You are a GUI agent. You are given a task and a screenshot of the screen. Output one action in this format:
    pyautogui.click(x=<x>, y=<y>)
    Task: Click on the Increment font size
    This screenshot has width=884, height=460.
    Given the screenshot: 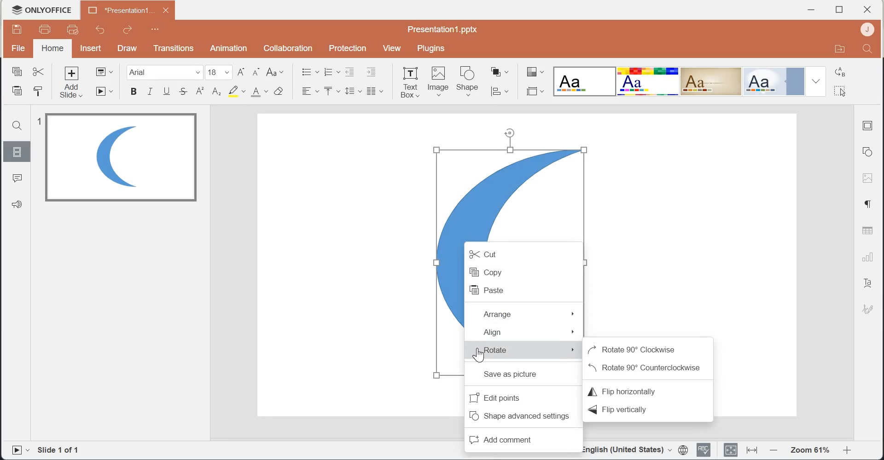 What is the action you would take?
    pyautogui.click(x=241, y=72)
    